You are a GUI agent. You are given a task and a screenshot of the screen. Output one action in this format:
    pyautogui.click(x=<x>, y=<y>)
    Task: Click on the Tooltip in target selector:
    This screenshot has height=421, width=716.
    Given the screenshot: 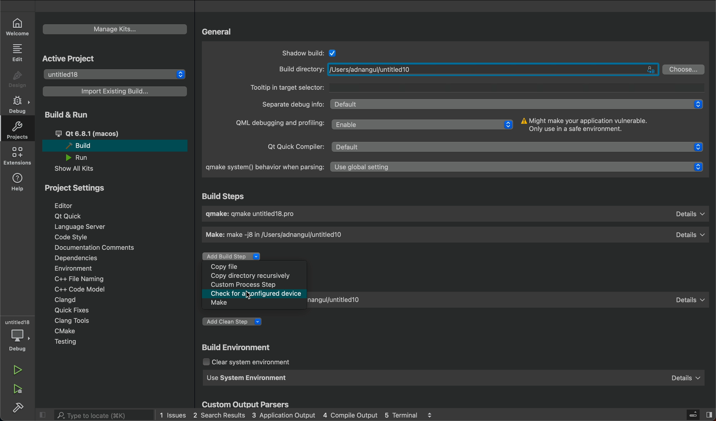 What is the action you would take?
    pyautogui.click(x=475, y=88)
    